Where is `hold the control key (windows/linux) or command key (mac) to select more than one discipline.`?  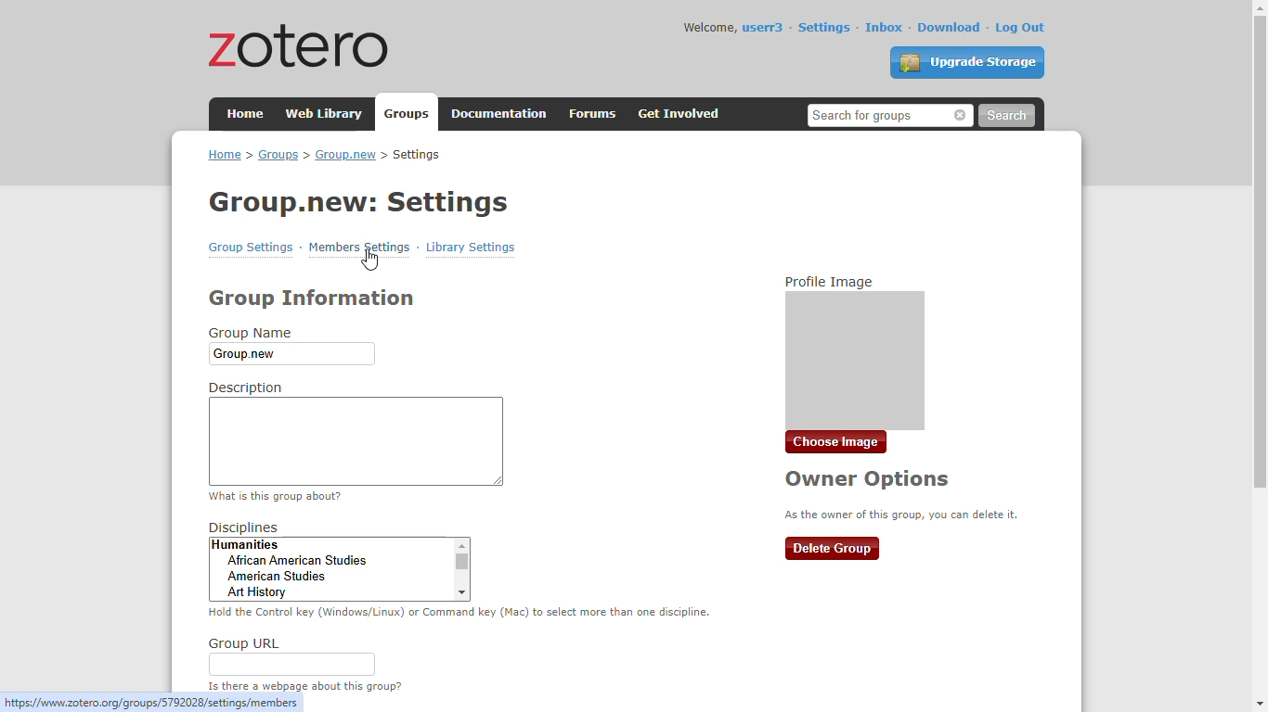 hold the control key (windows/linux) or command key (mac) to select more than one discipline. is located at coordinates (459, 612).